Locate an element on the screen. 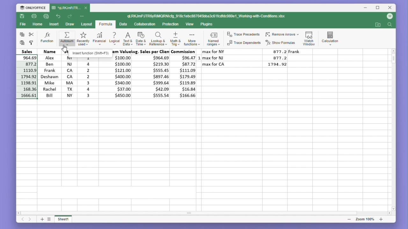 This screenshot has height=229, width=408. Text and data is located at coordinates (127, 38).